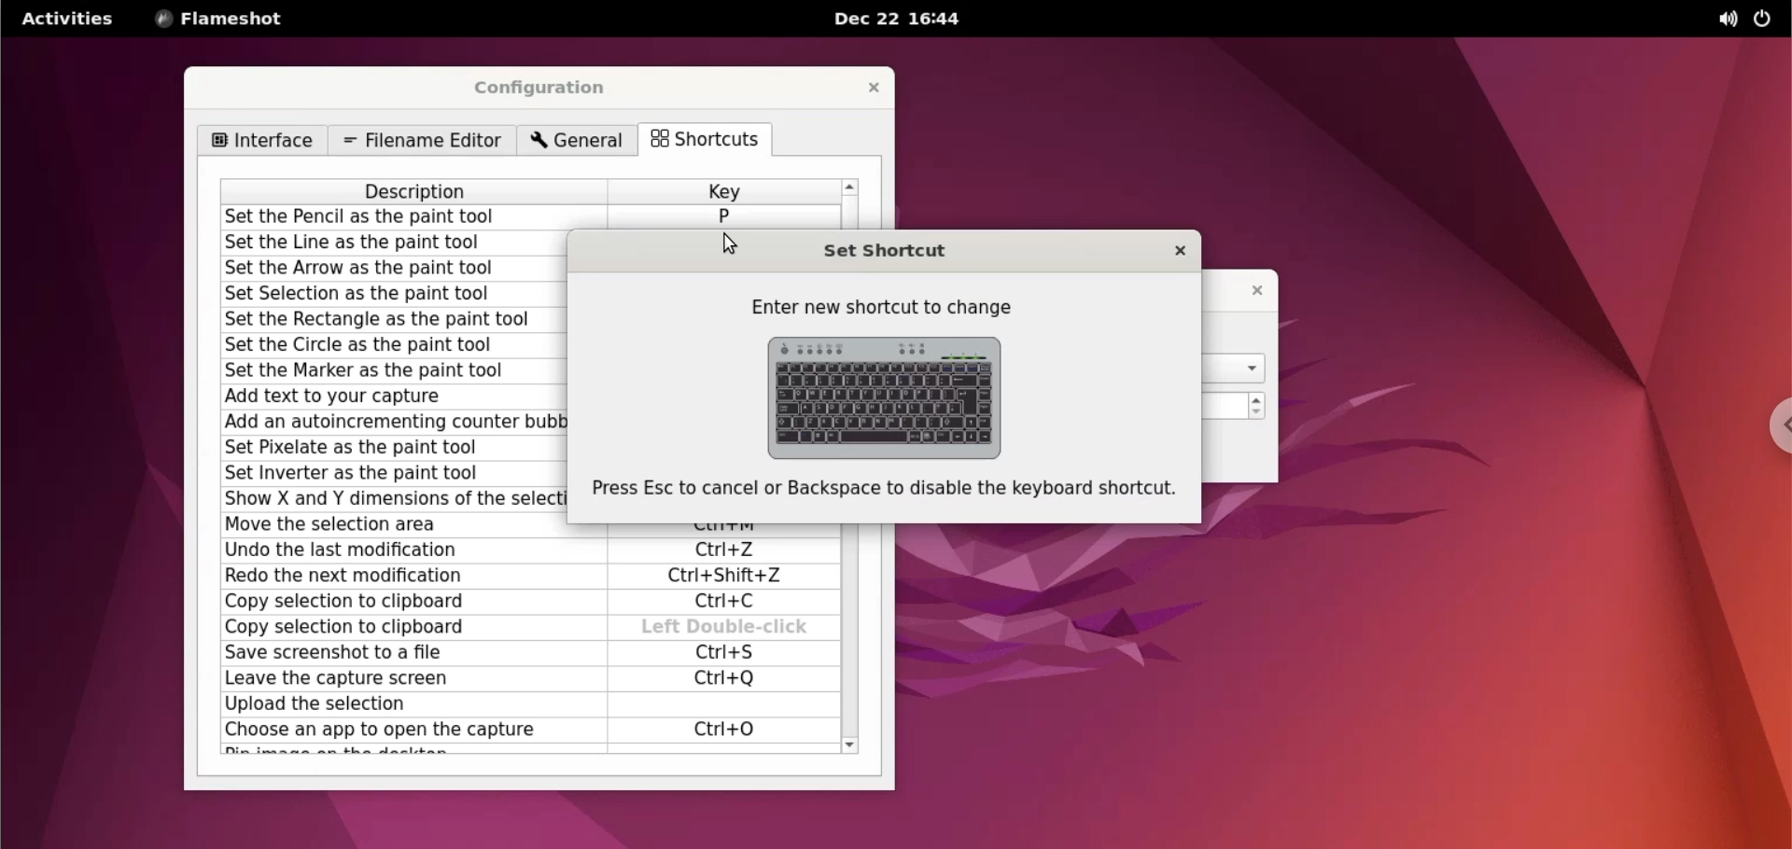  I want to click on configuration, so click(552, 89).